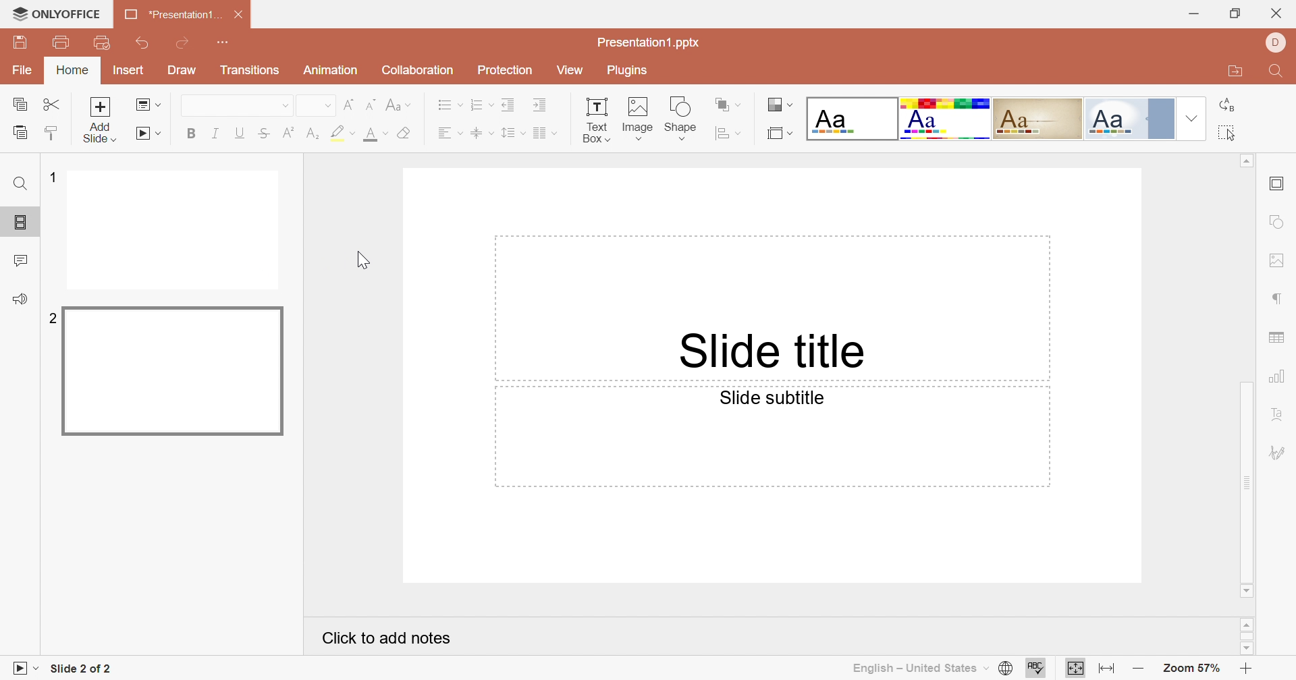 The height and width of the screenshot is (680, 1296). I want to click on Subscript, so click(312, 133).